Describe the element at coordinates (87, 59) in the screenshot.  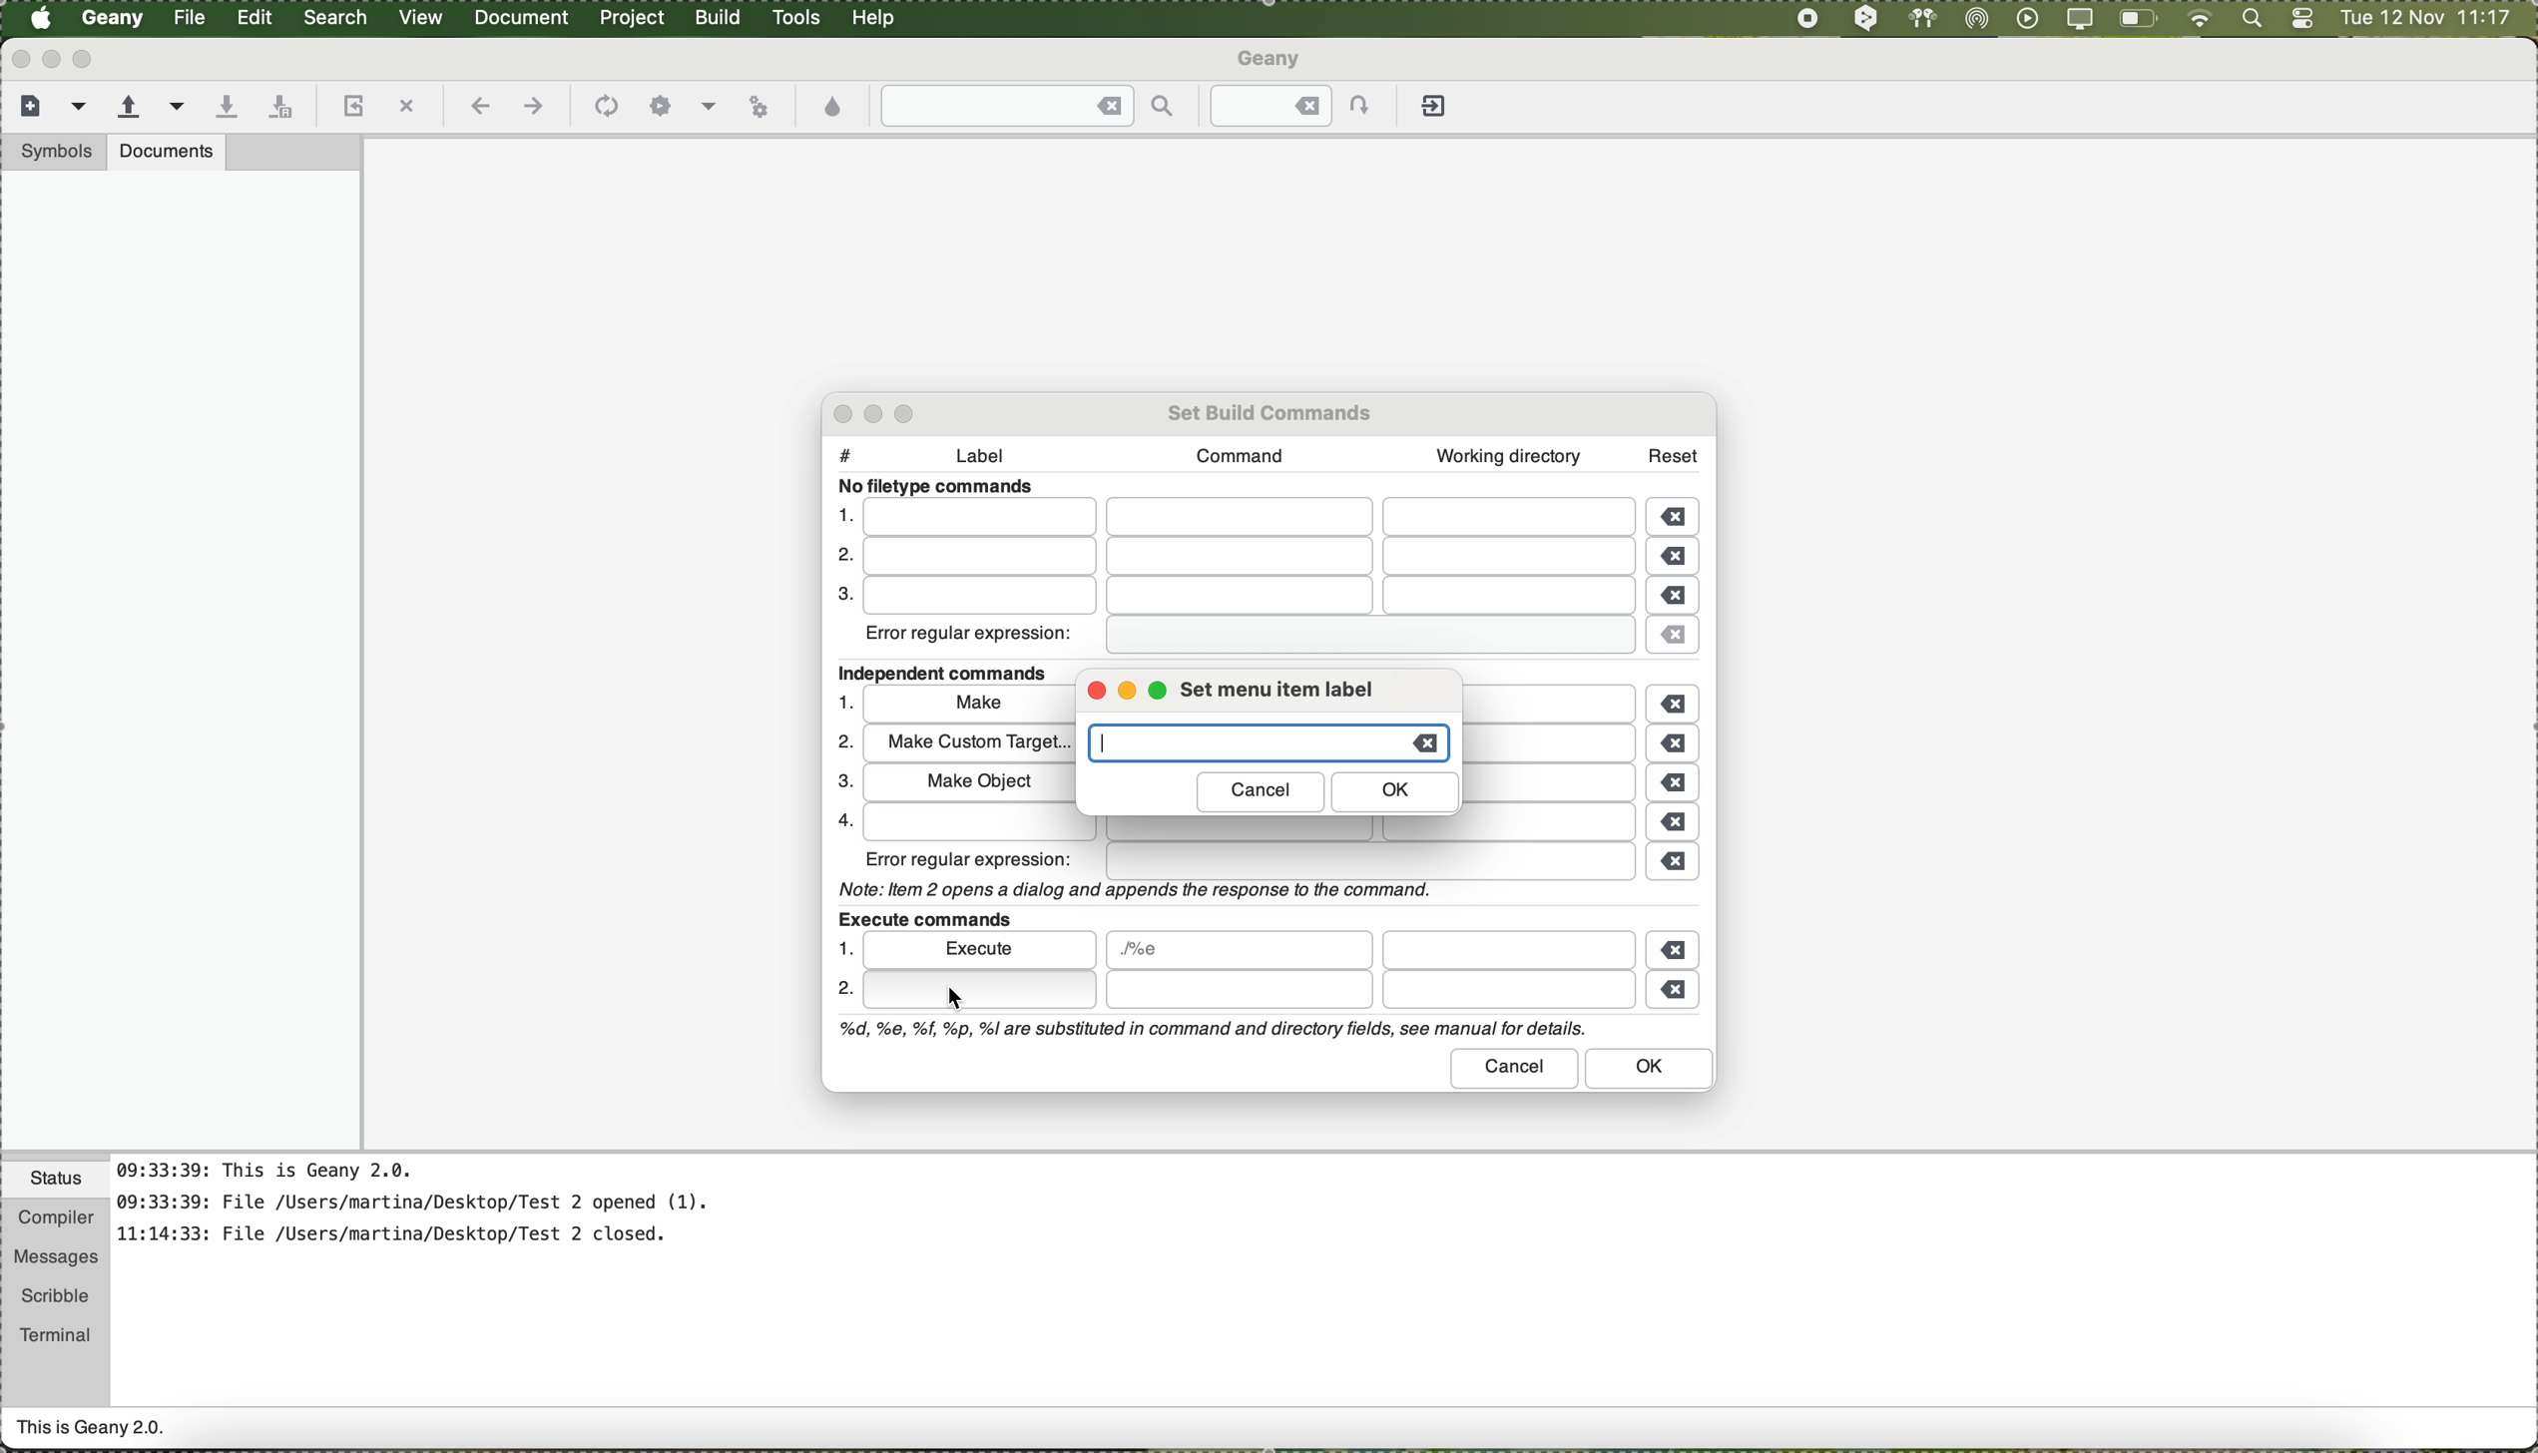
I see `maximize` at that location.